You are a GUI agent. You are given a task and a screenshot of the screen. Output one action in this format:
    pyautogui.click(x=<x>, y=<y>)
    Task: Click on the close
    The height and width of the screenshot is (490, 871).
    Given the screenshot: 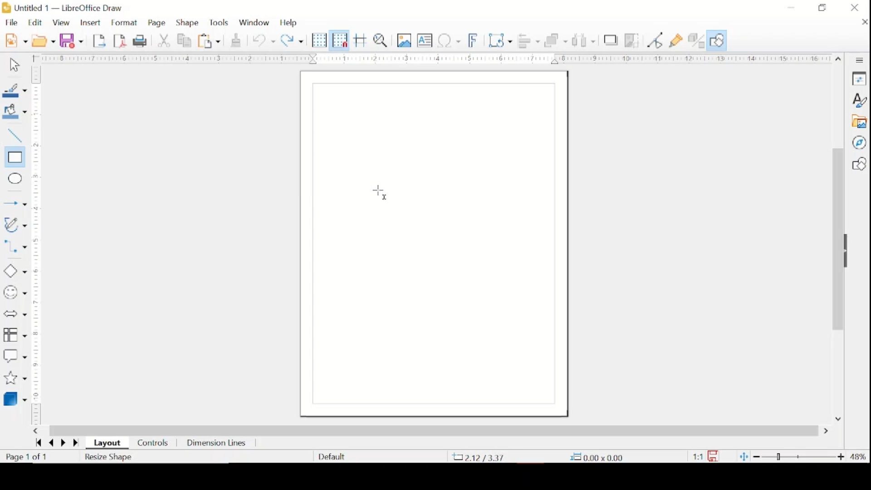 What is the action you would take?
    pyautogui.click(x=855, y=8)
    